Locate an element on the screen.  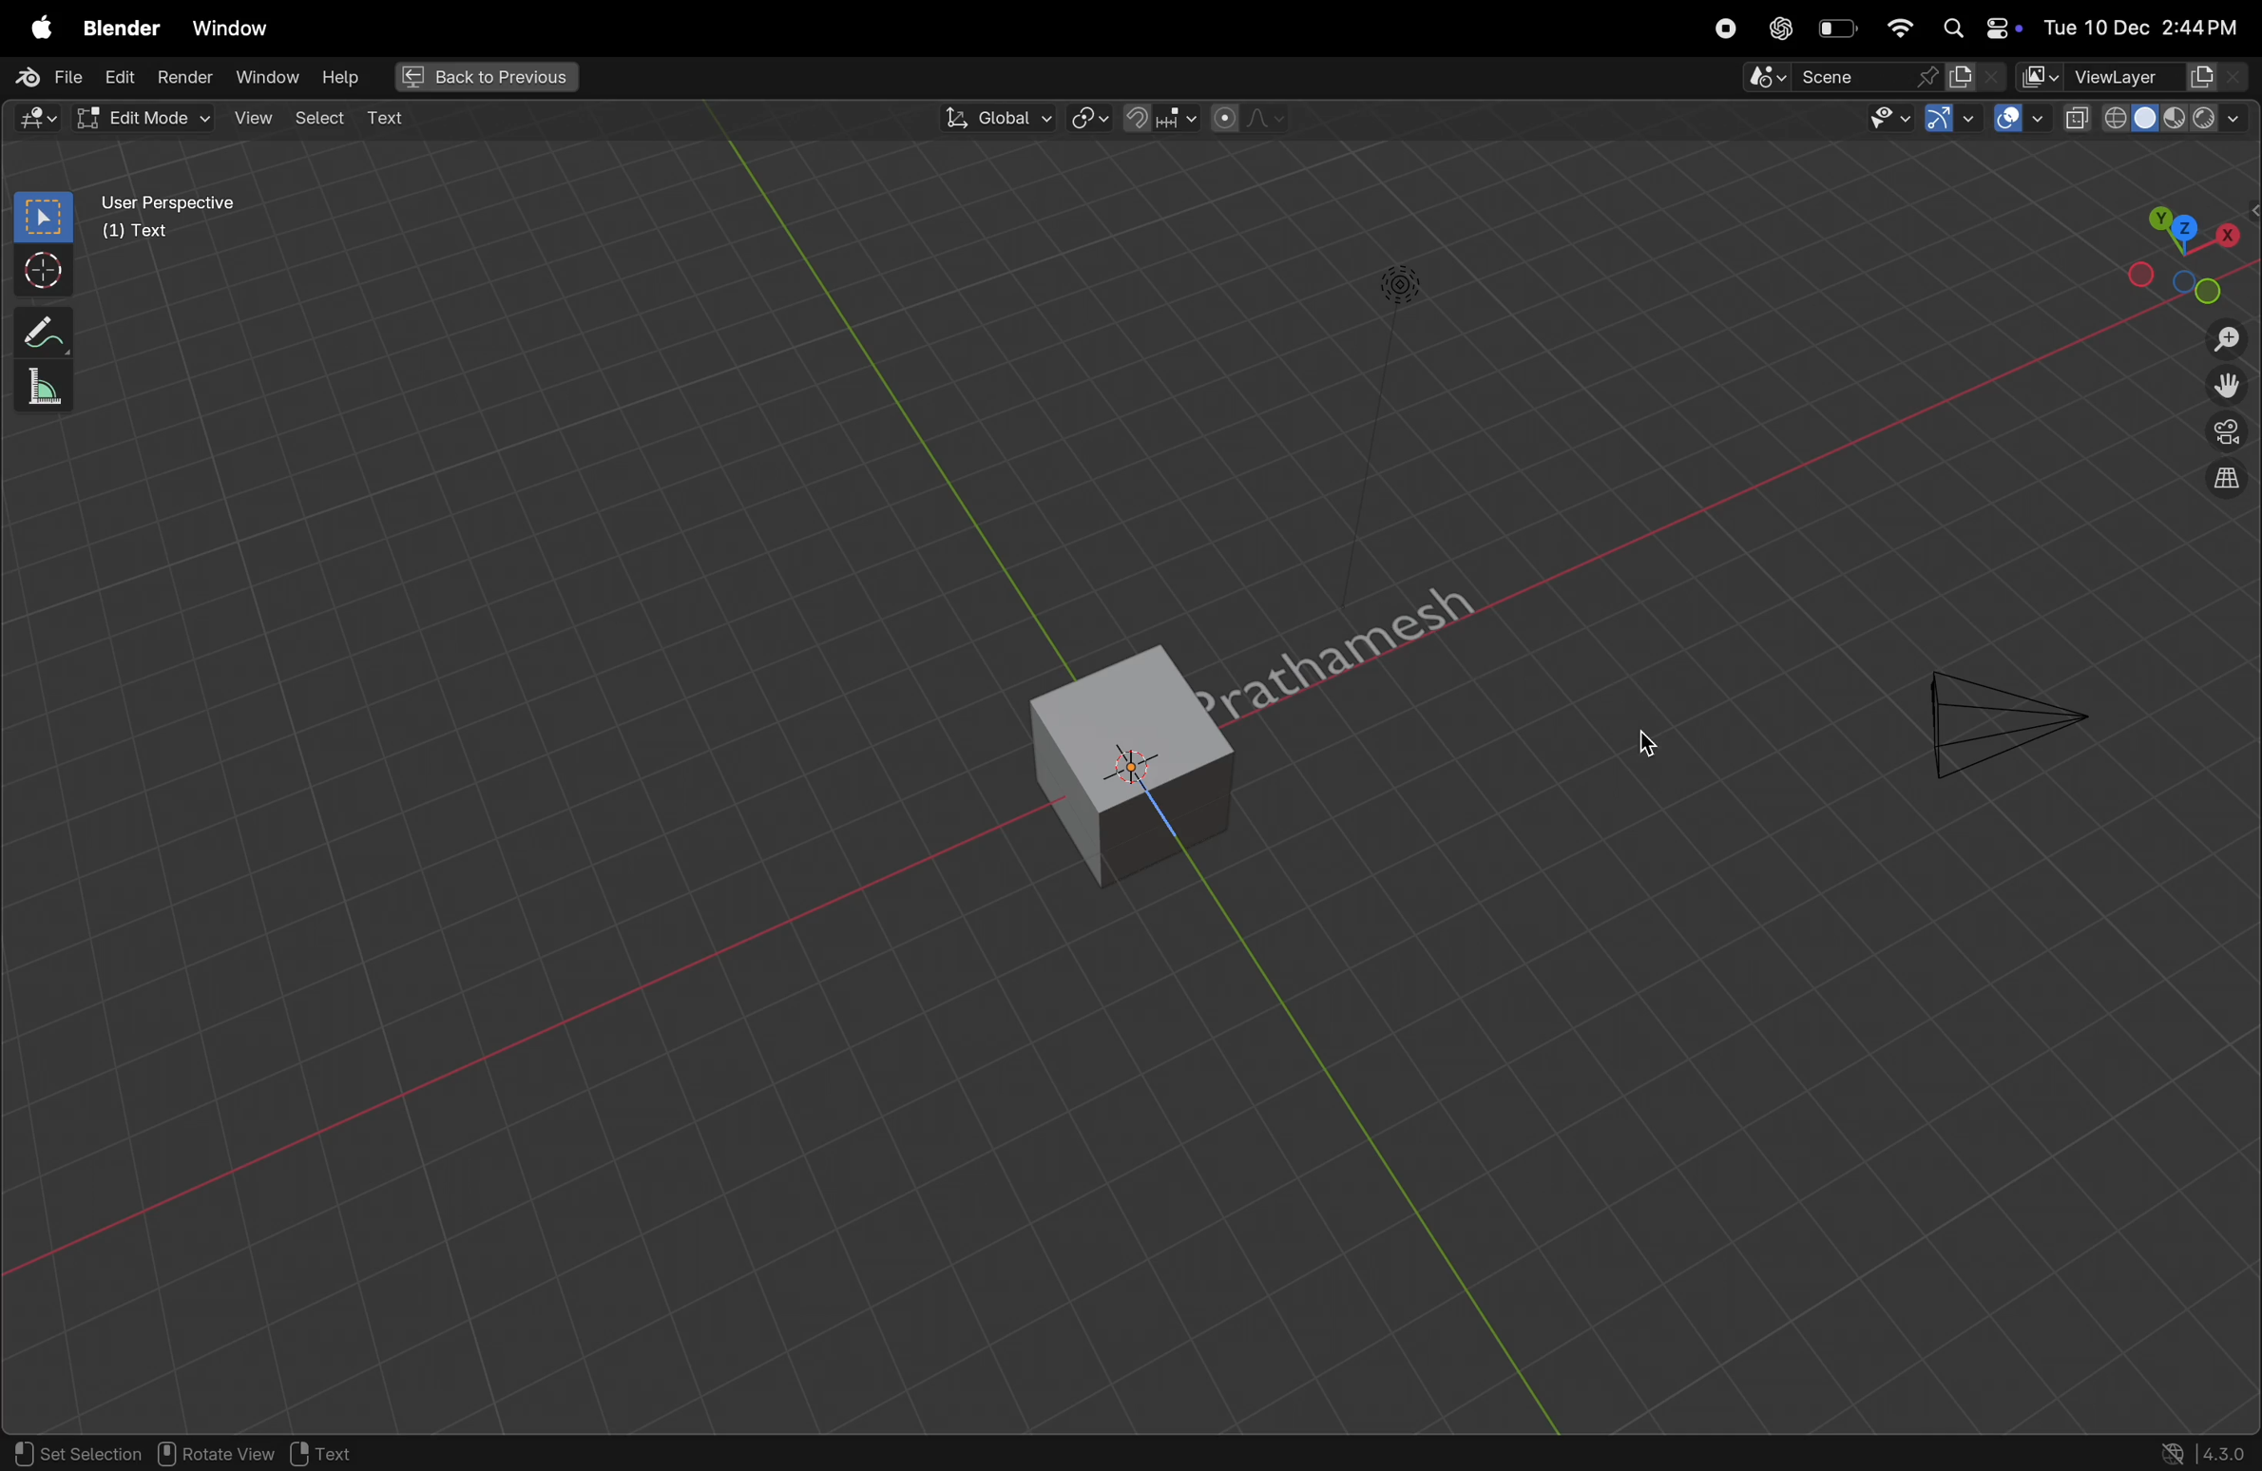
chatgpt is located at coordinates (1776, 28).